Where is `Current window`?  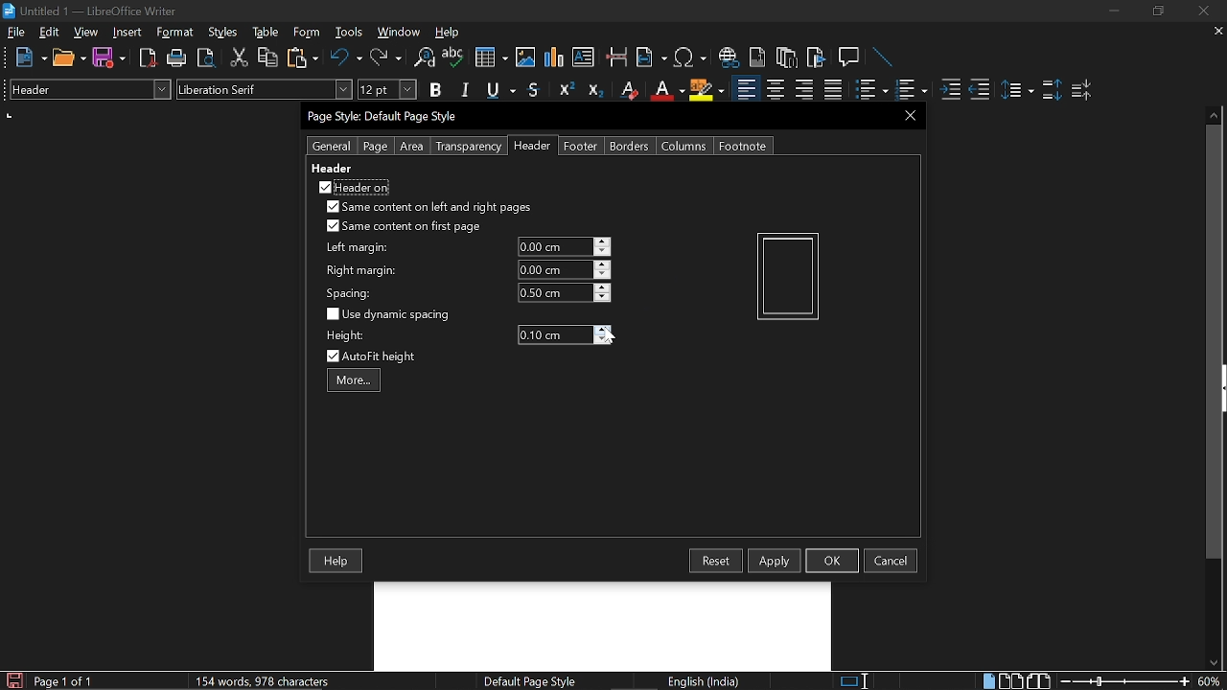 Current window is located at coordinates (385, 117).